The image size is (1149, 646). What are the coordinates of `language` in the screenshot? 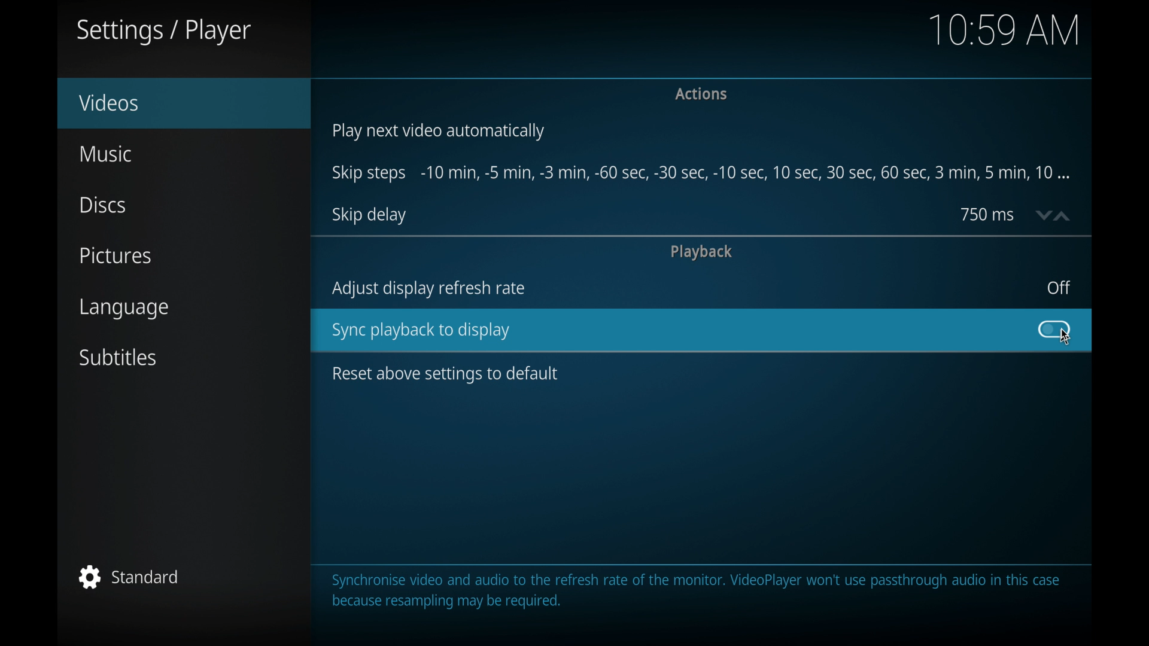 It's located at (124, 309).